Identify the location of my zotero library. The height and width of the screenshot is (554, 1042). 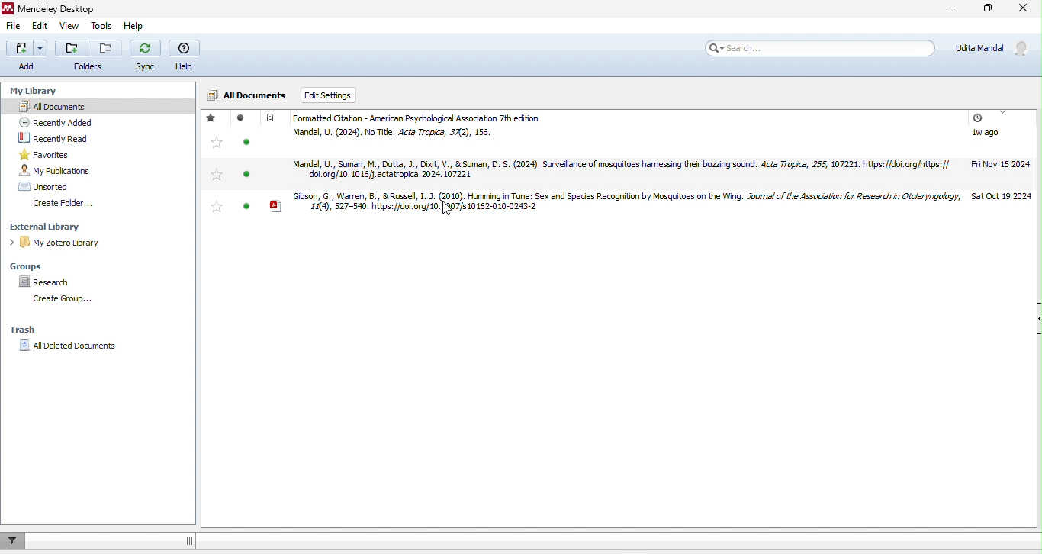
(58, 243).